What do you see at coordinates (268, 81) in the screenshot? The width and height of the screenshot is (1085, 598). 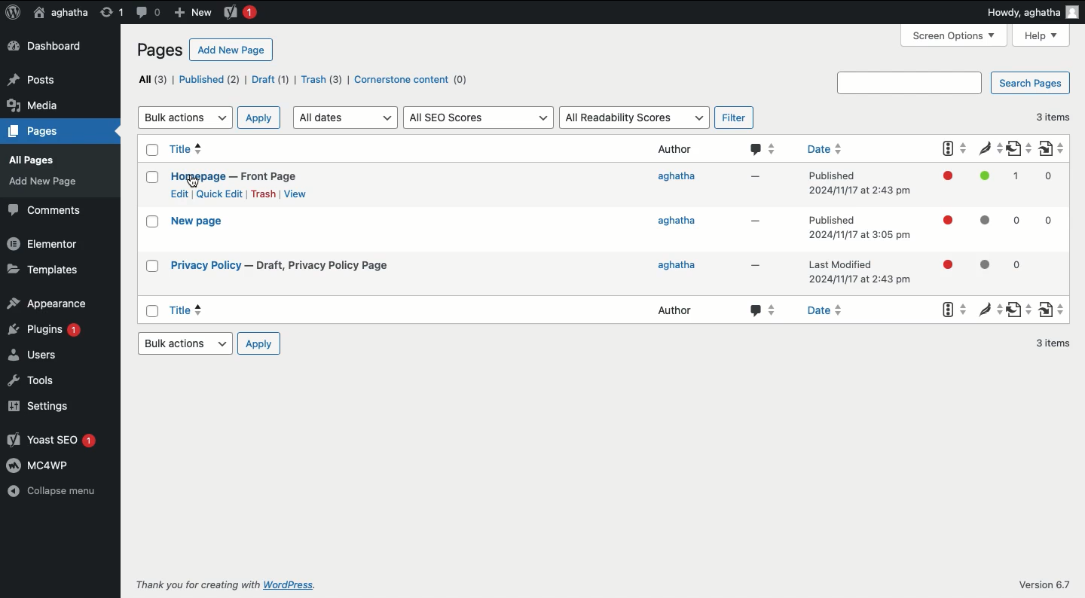 I see `Draft` at bounding box center [268, 81].